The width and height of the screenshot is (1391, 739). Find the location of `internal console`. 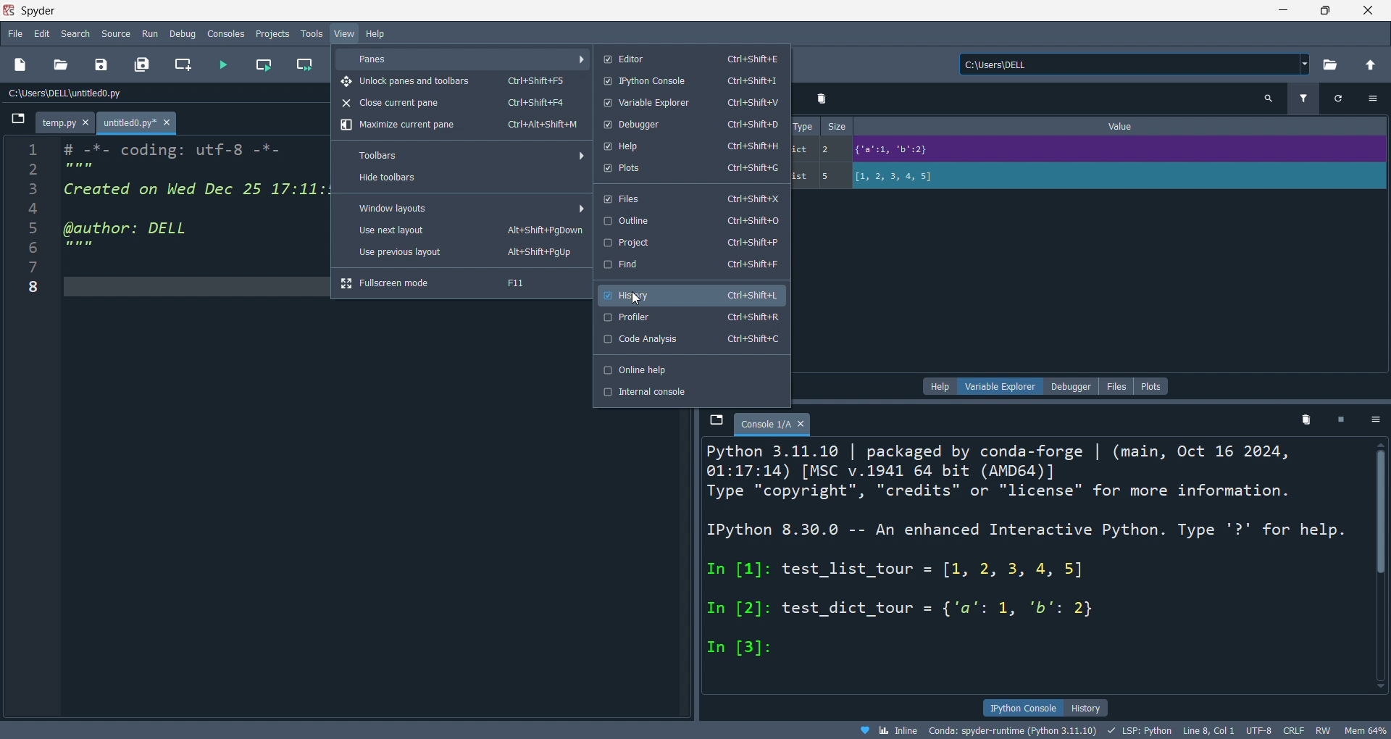

internal console is located at coordinates (690, 392).